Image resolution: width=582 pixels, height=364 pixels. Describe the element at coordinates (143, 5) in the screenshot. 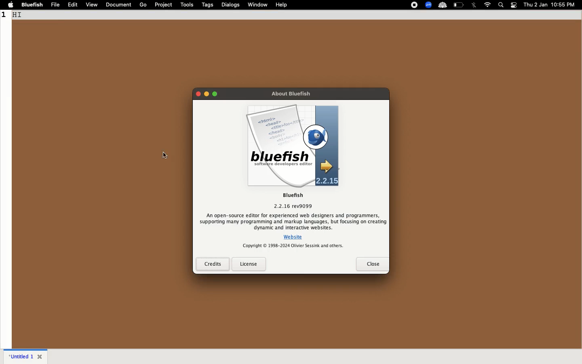

I see `go` at that location.